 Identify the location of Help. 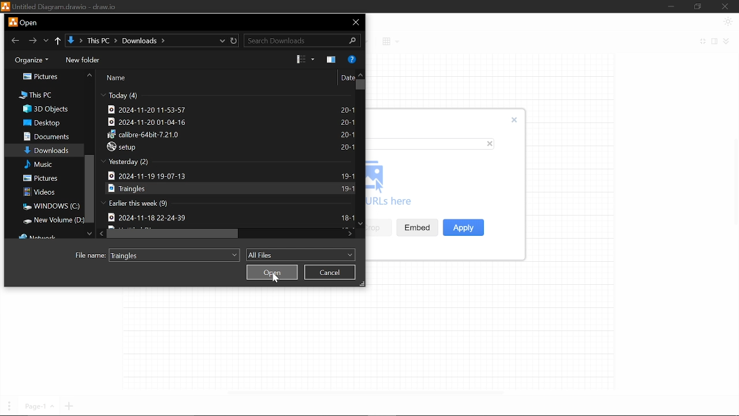
(352, 60).